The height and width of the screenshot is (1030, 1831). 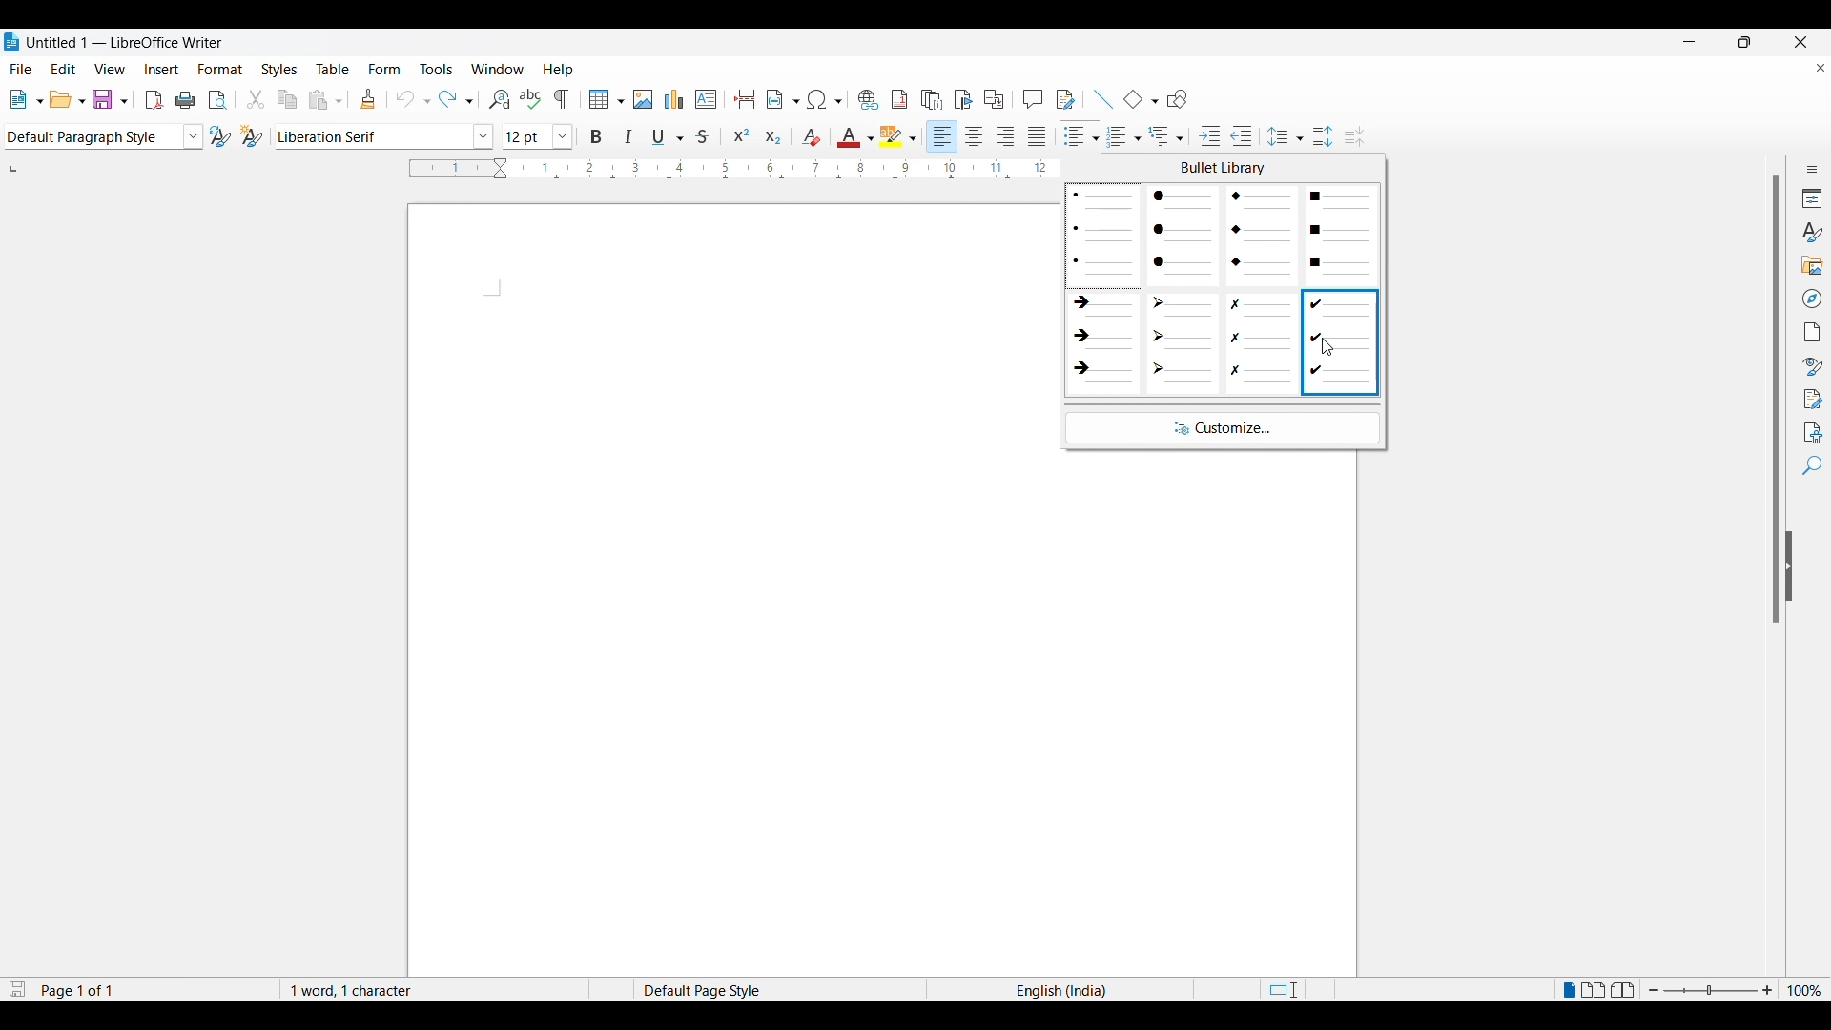 I want to click on Find, so click(x=1809, y=469).